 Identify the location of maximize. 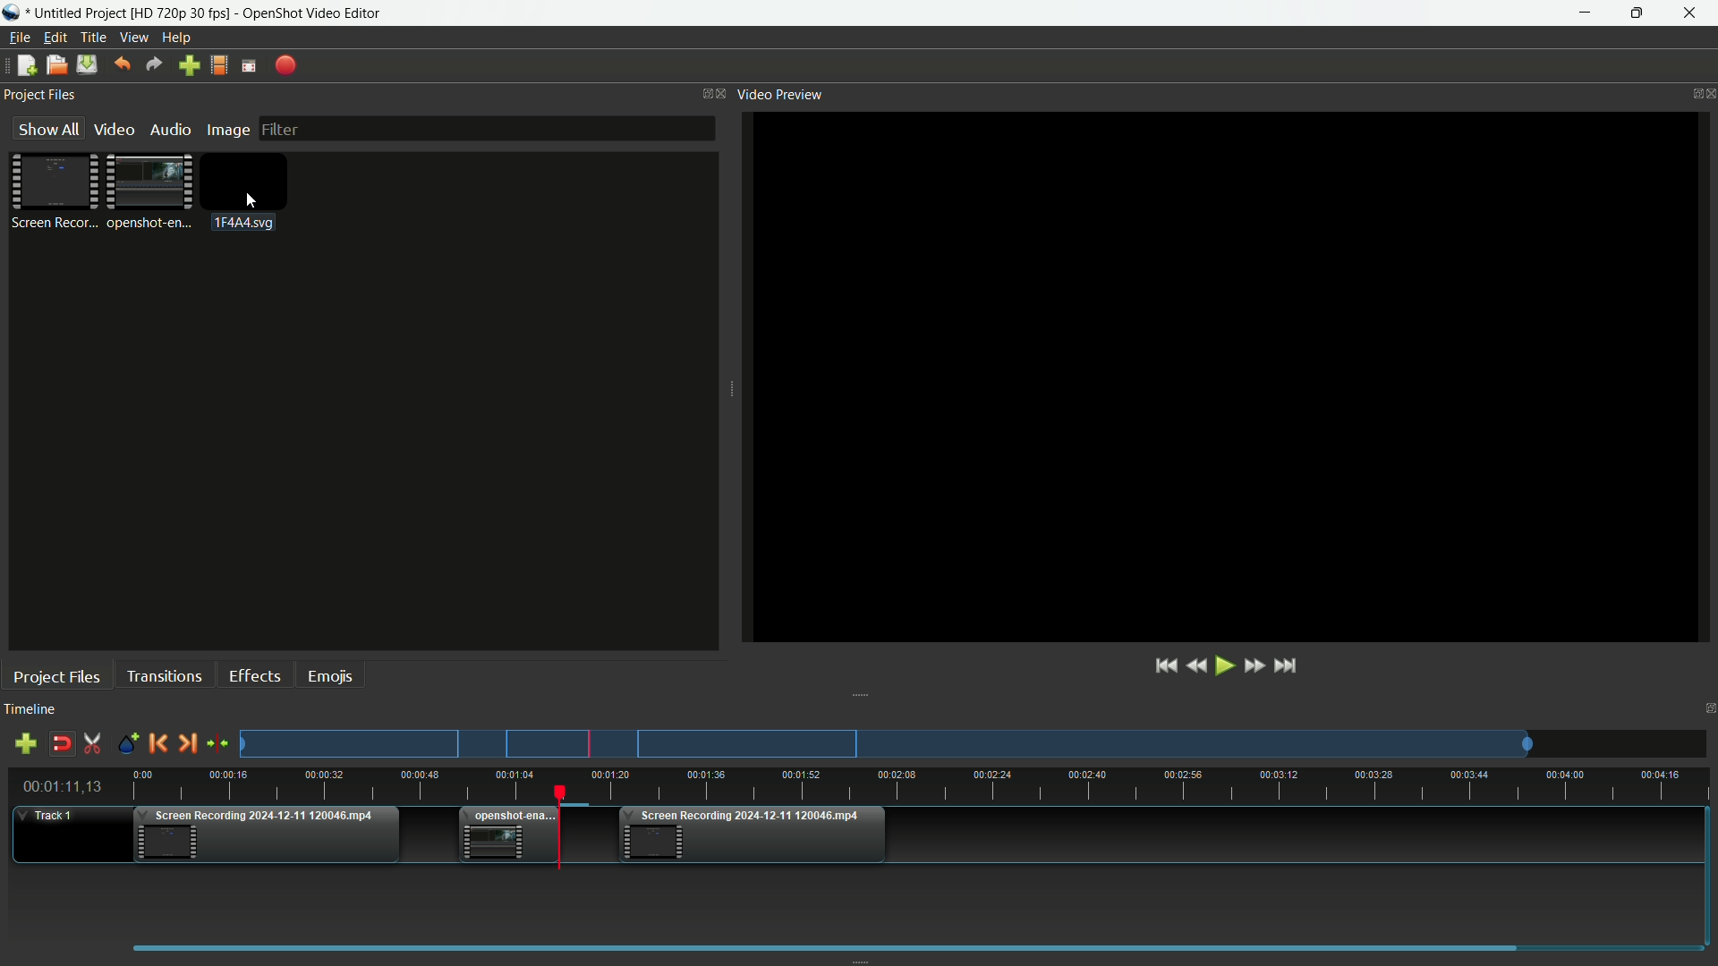
(1637, 13).